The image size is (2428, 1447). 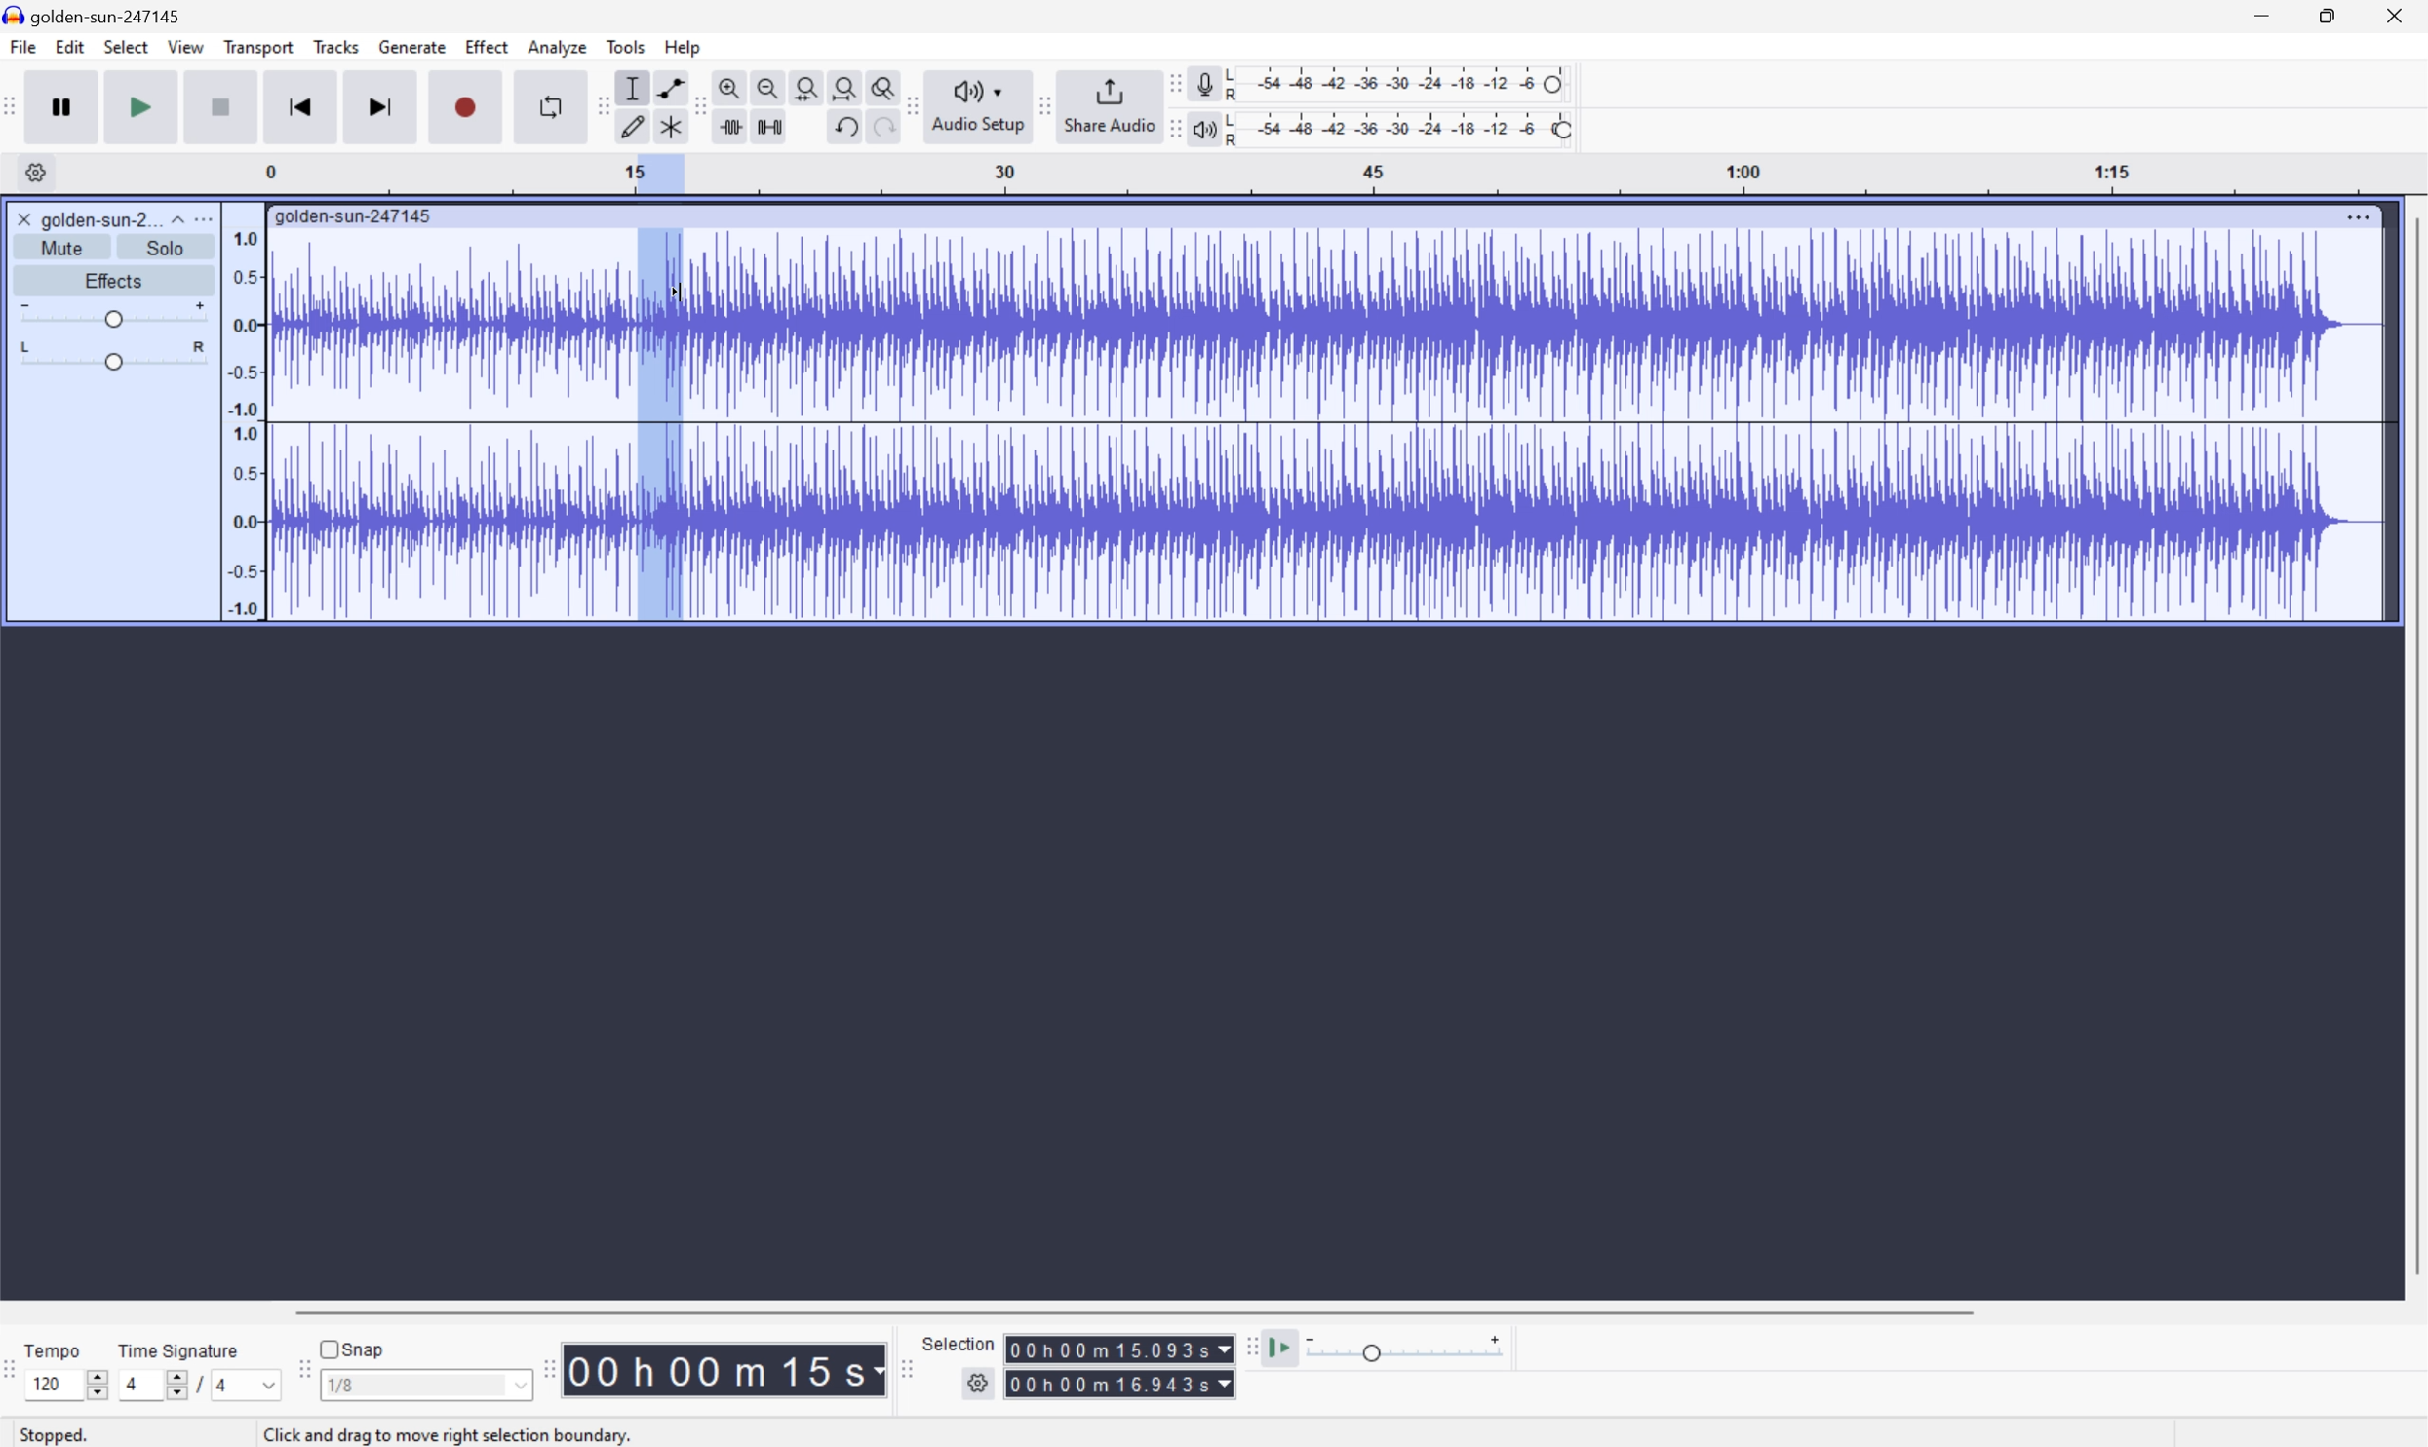 I want to click on Audacity audio setup toolbar, so click(x=911, y=105).